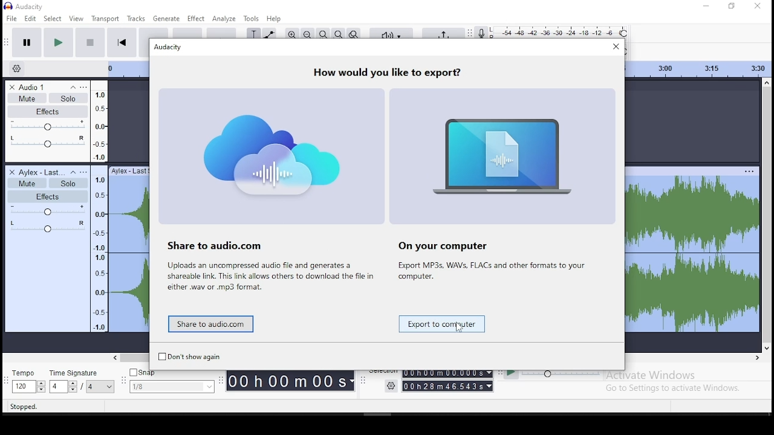 Image resolution: width=774 pixels, height=435 pixels. I want to click on delete track, so click(11, 172).